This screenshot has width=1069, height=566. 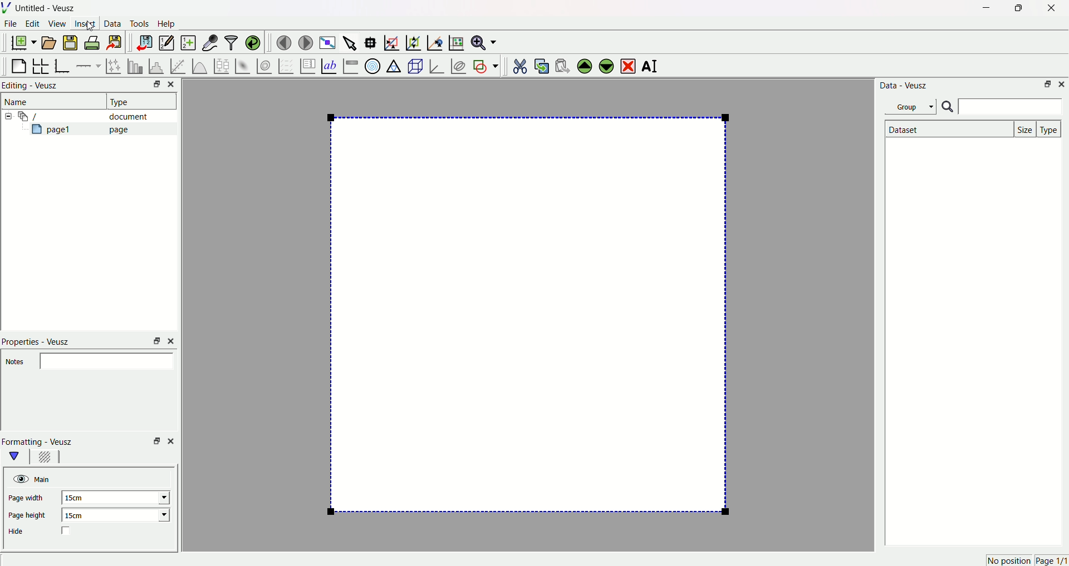 What do you see at coordinates (50, 42) in the screenshot?
I see `open document` at bounding box center [50, 42].